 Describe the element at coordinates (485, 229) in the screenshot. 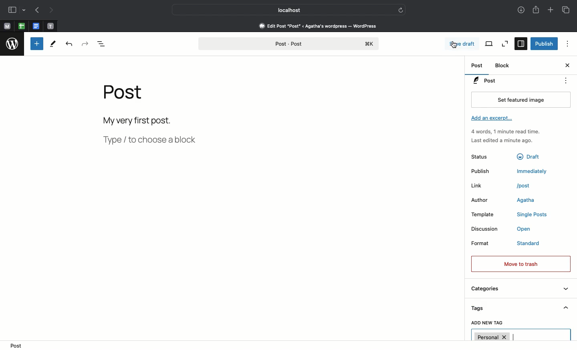

I see `Discussion` at that location.